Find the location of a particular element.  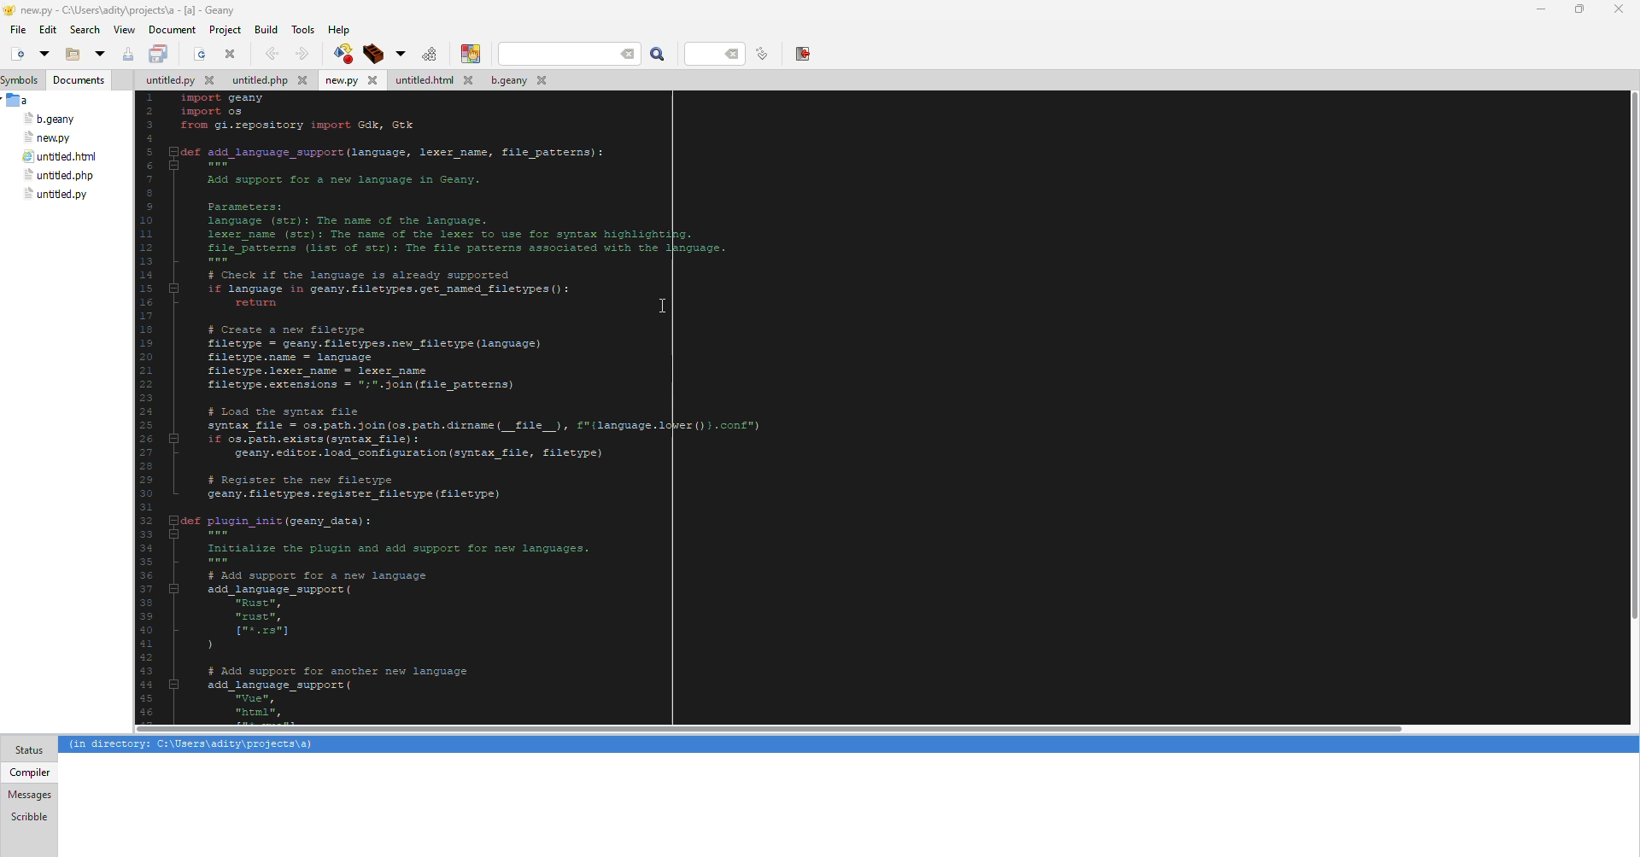

line is located at coordinates (714, 55).